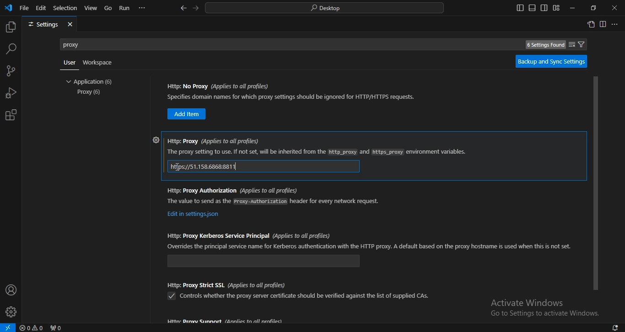  What do you see at coordinates (544, 8) in the screenshot?
I see `toggle secondary side bar` at bounding box center [544, 8].